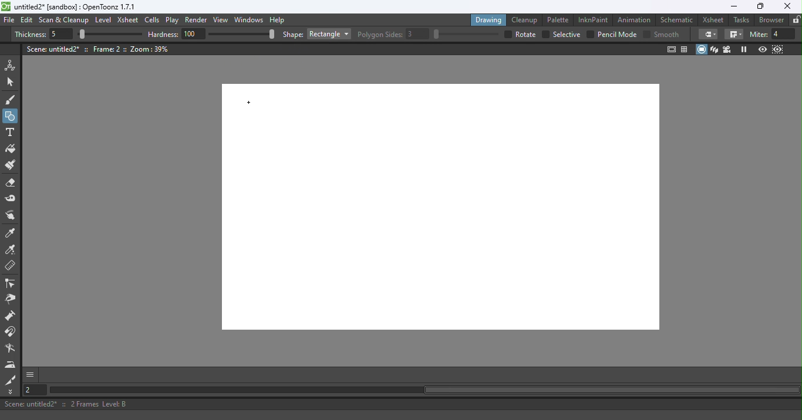 The width and height of the screenshot is (802, 420). What do you see at coordinates (10, 301) in the screenshot?
I see `Pinch tool` at bounding box center [10, 301].